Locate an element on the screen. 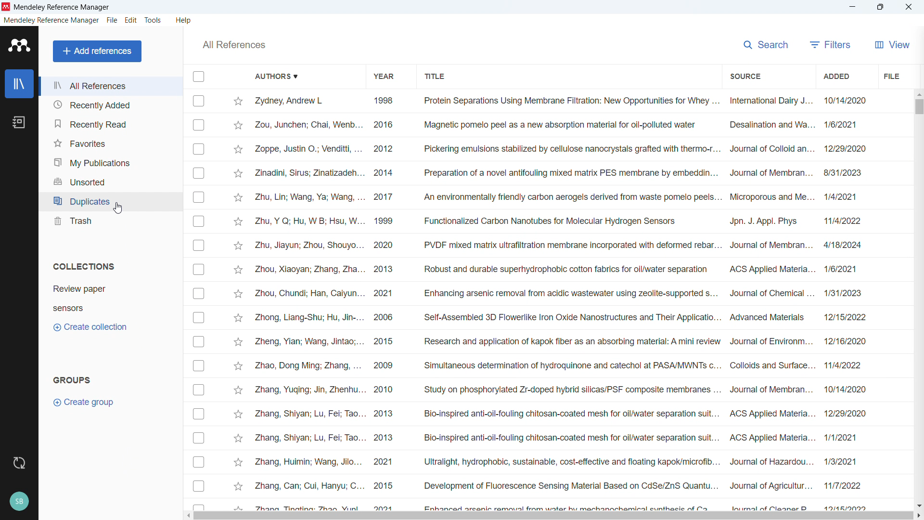 The image size is (924, 520). Select individual entries  is located at coordinates (198, 300).